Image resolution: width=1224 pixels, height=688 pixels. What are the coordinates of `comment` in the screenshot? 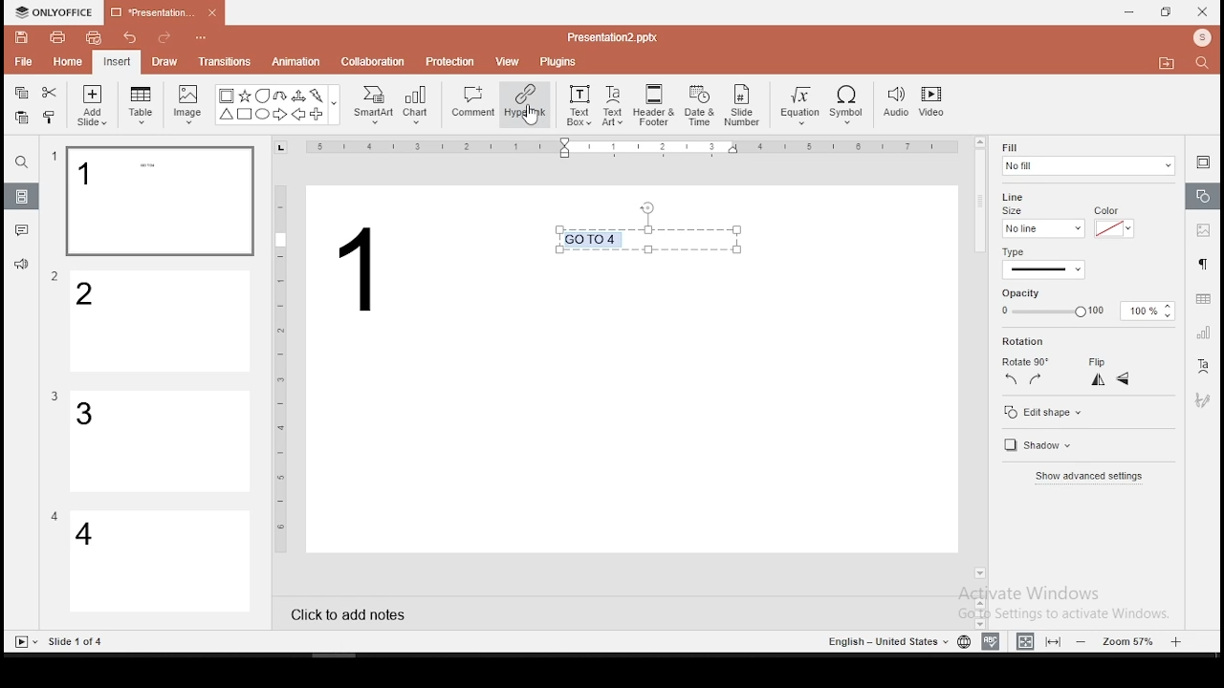 It's located at (473, 102).